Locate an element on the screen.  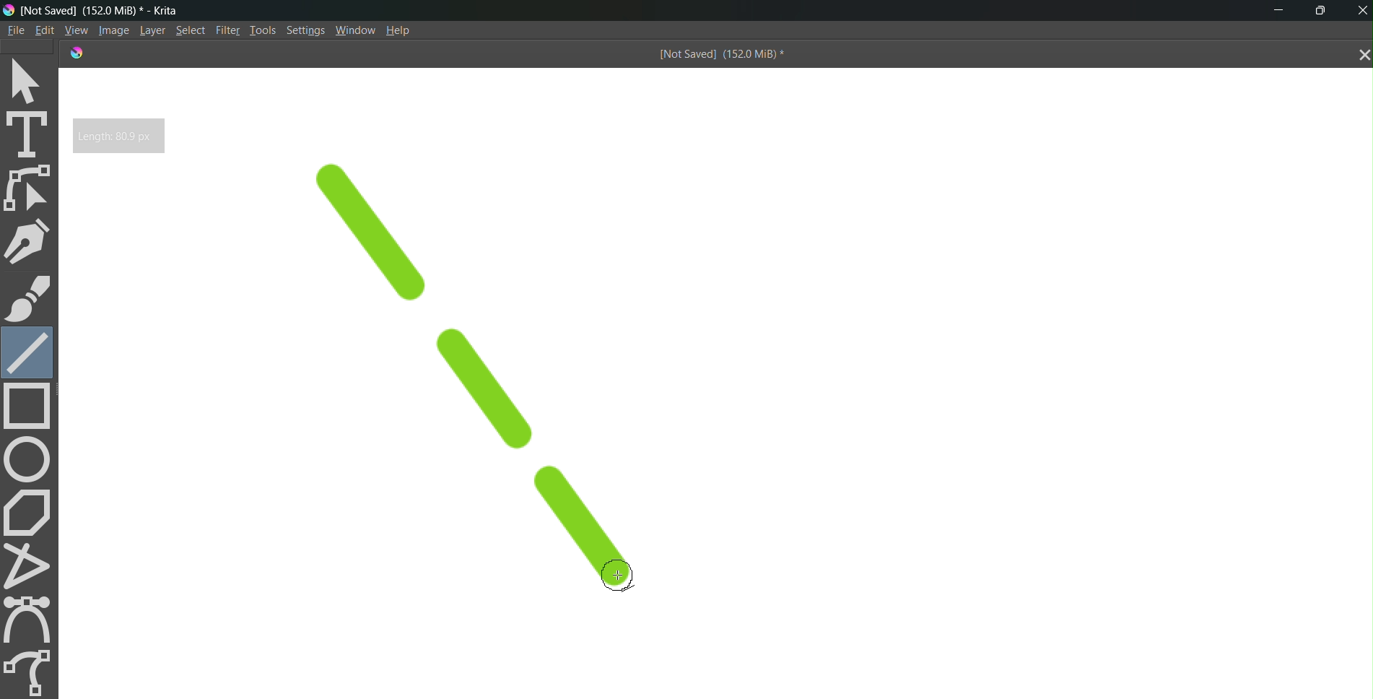
edit shape is located at coordinates (31, 188).